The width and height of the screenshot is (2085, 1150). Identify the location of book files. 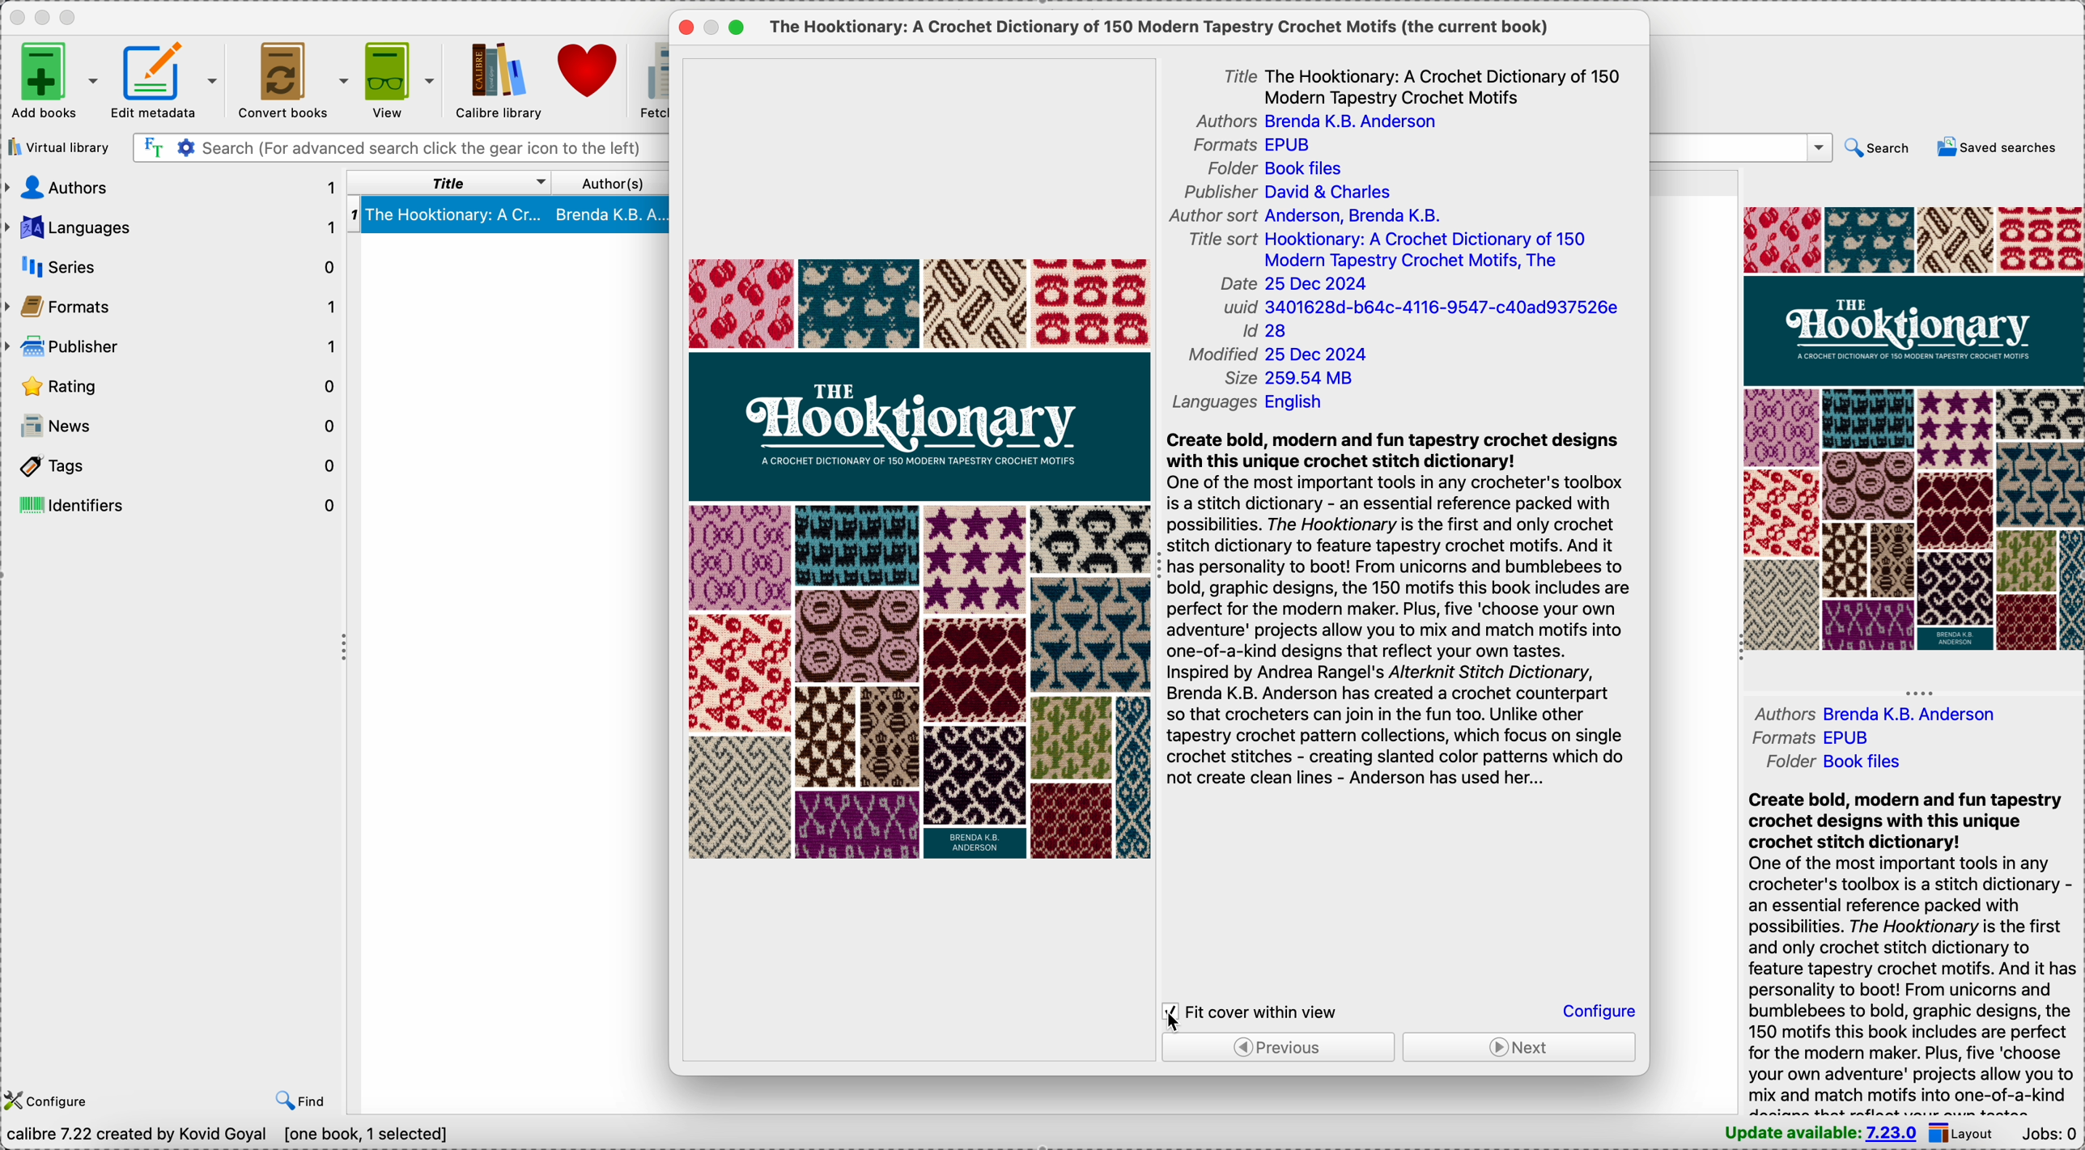
(1277, 167).